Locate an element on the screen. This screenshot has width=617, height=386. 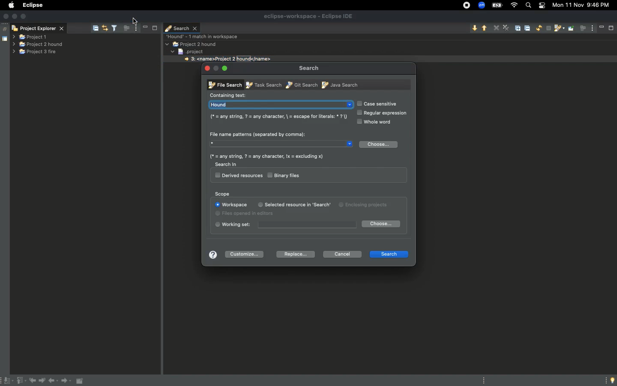
maximise is located at coordinates (154, 27).